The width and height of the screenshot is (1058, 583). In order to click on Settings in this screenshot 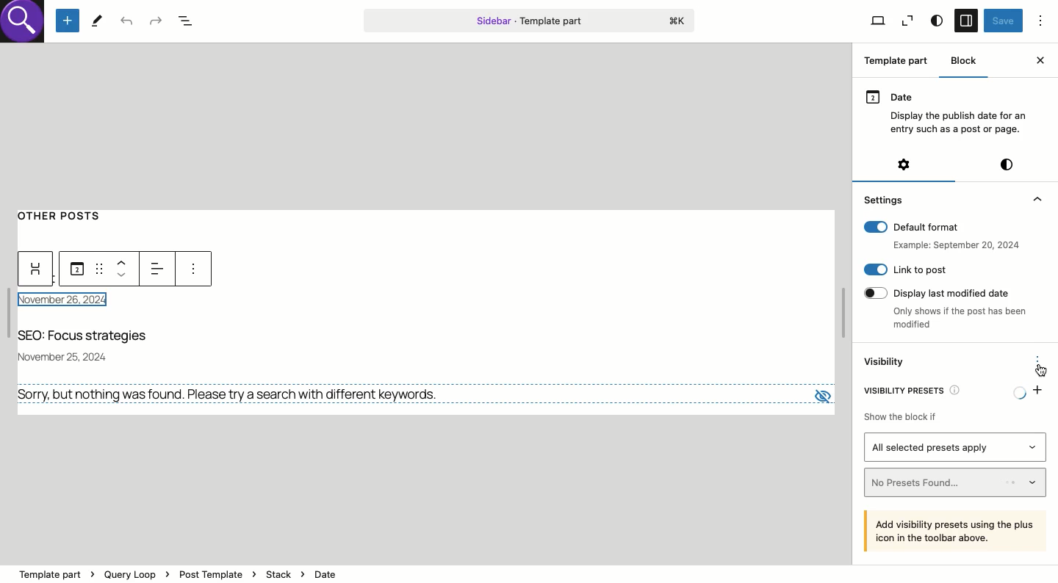, I will do `click(885, 199)`.